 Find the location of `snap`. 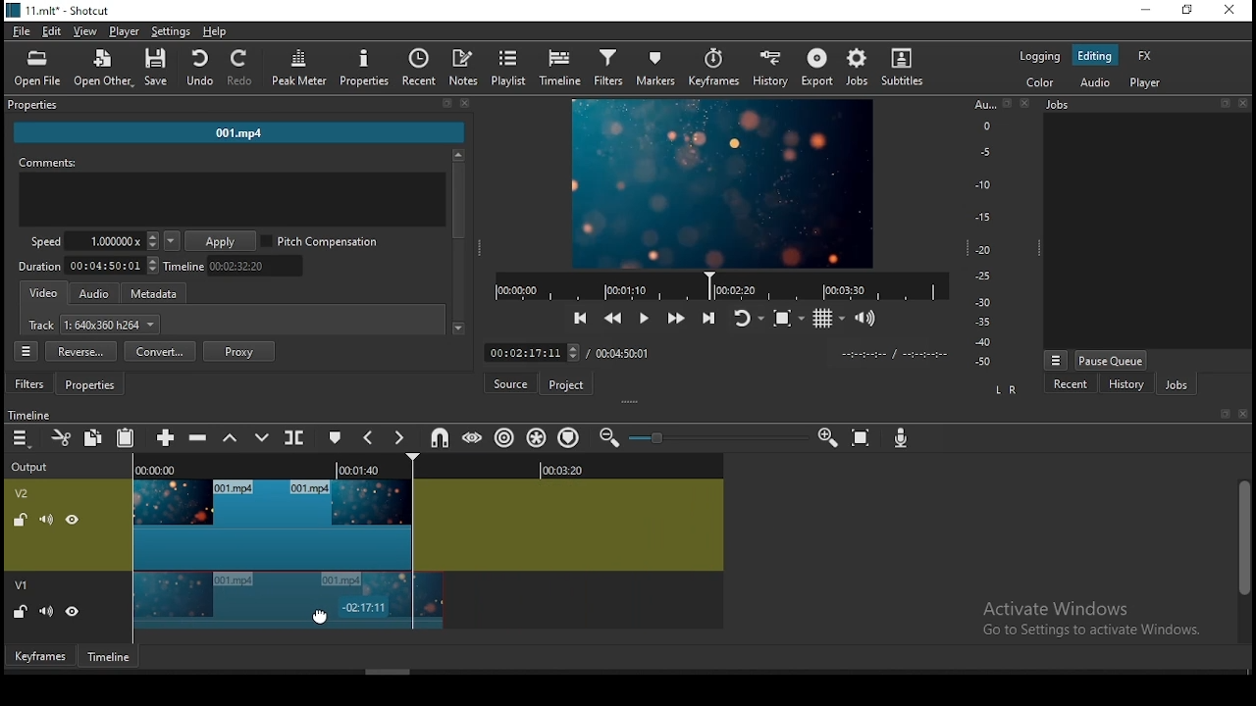

snap is located at coordinates (439, 438).